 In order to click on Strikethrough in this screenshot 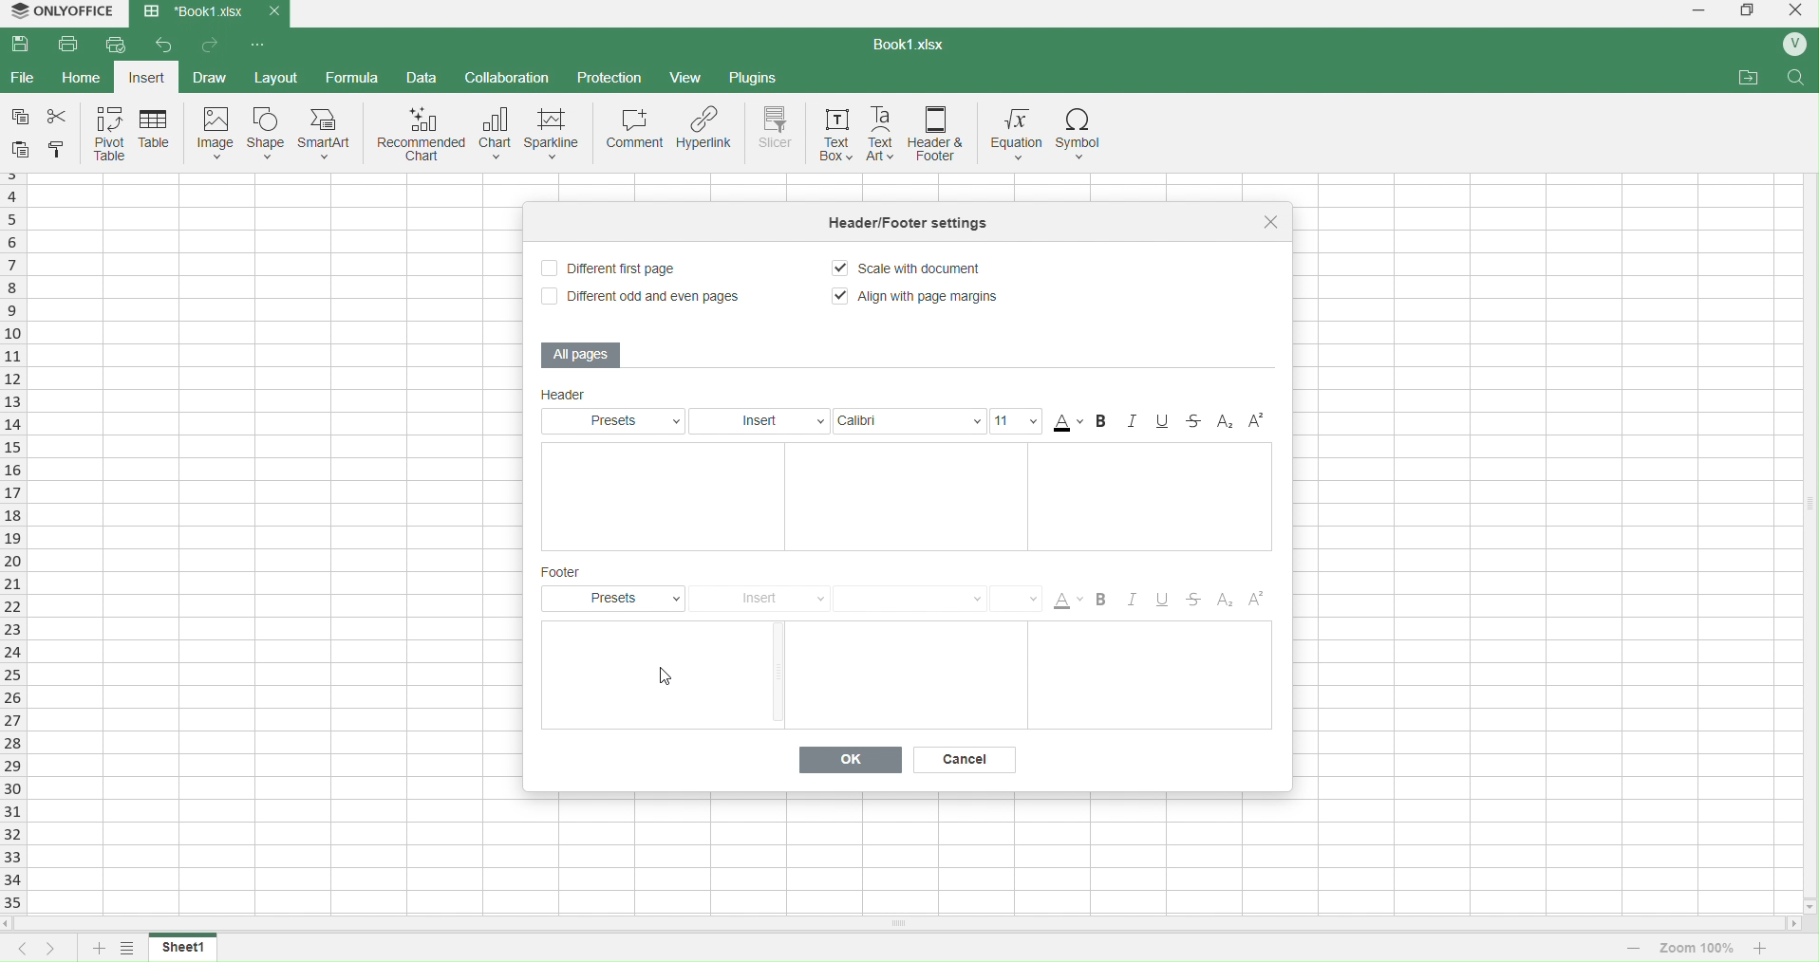, I will do `click(1197, 600)`.